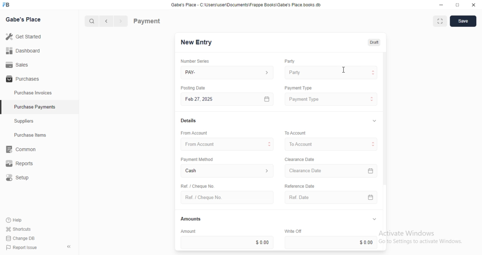 The height and width of the screenshot is (255, 482). I want to click on Payment Type, so click(297, 88).